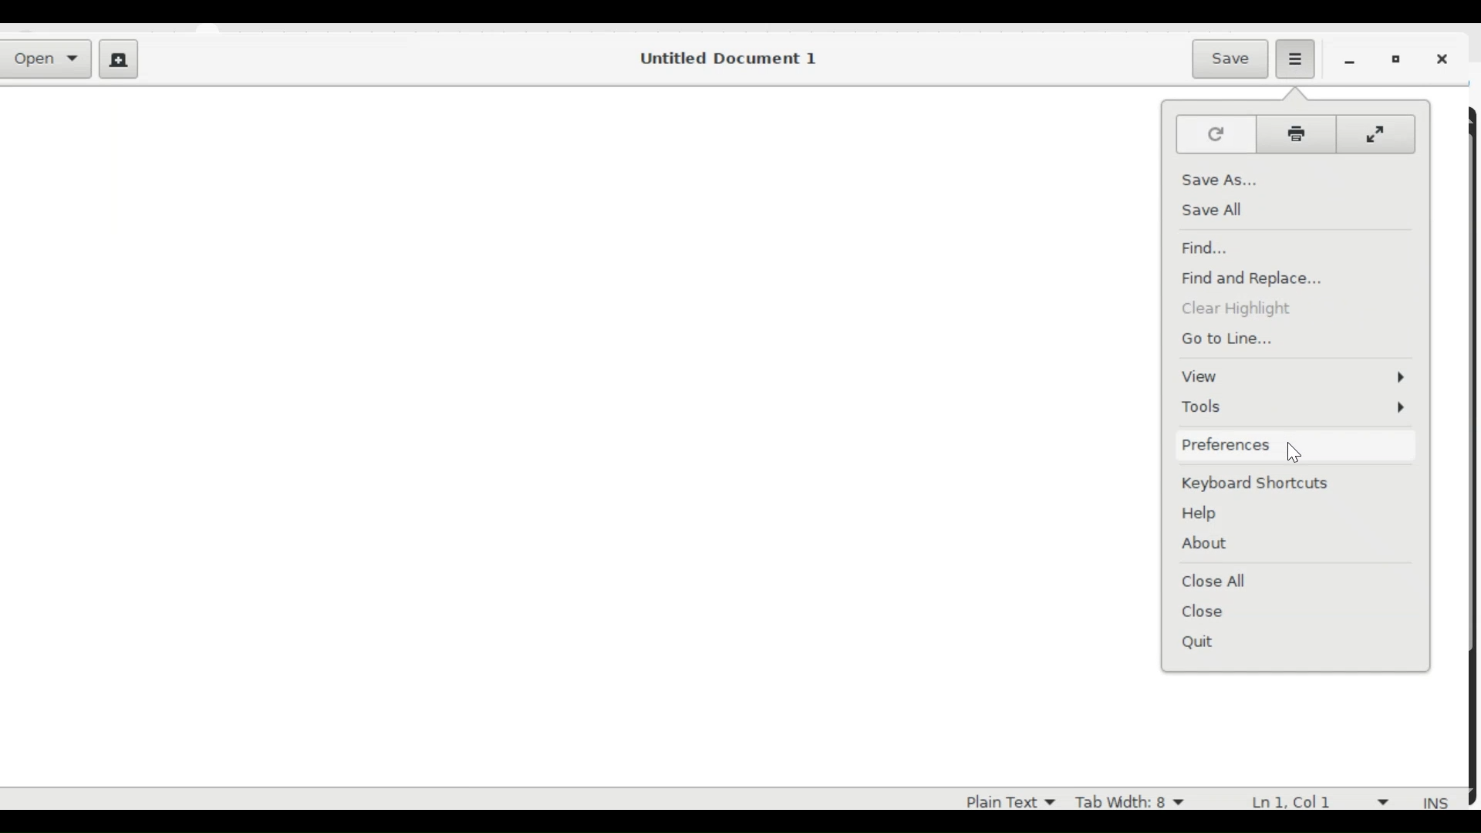 Image resolution: width=1481 pixels, height=833 pixels. I want to click on INS, so click(1437, 803).